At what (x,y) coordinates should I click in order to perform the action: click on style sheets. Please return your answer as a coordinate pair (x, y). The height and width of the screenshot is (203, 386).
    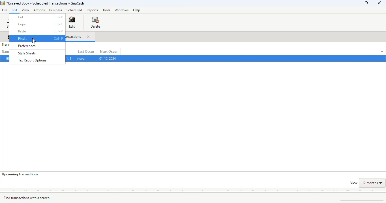
    Looking at the image, I should click on (27, 53).